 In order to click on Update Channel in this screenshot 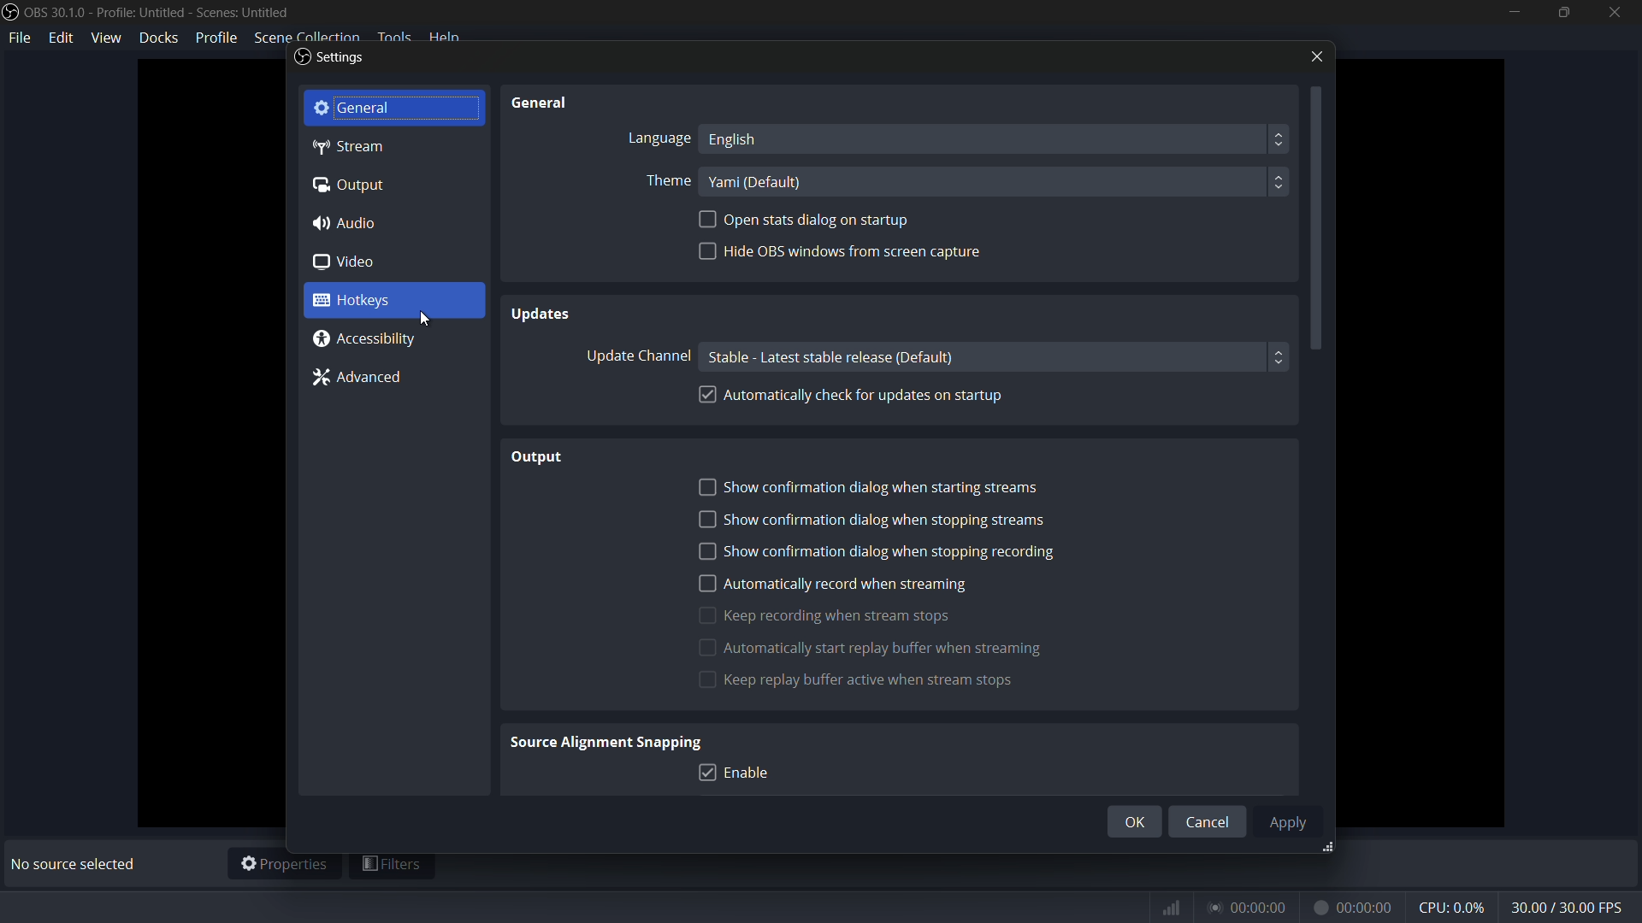, I will do `click(638, 356)`.